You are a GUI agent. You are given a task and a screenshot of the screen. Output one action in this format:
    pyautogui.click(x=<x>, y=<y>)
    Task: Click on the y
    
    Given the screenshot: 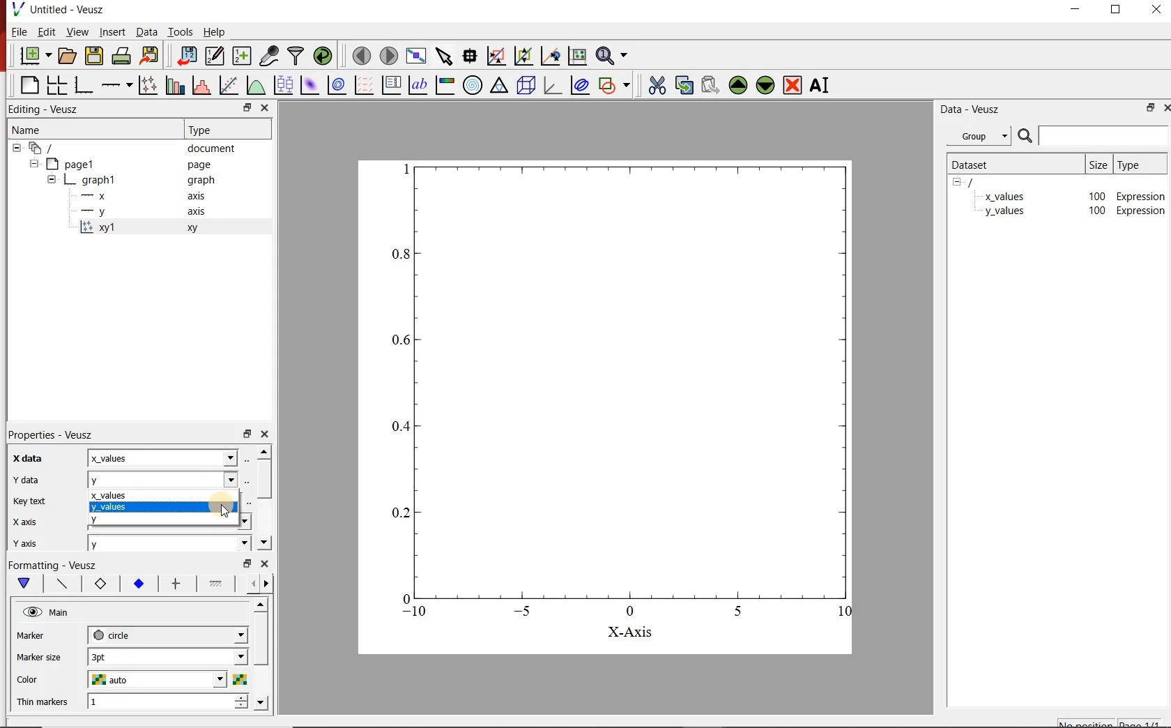 What is the action you would take?
    pyautogui.click(x=163, y=479)
    